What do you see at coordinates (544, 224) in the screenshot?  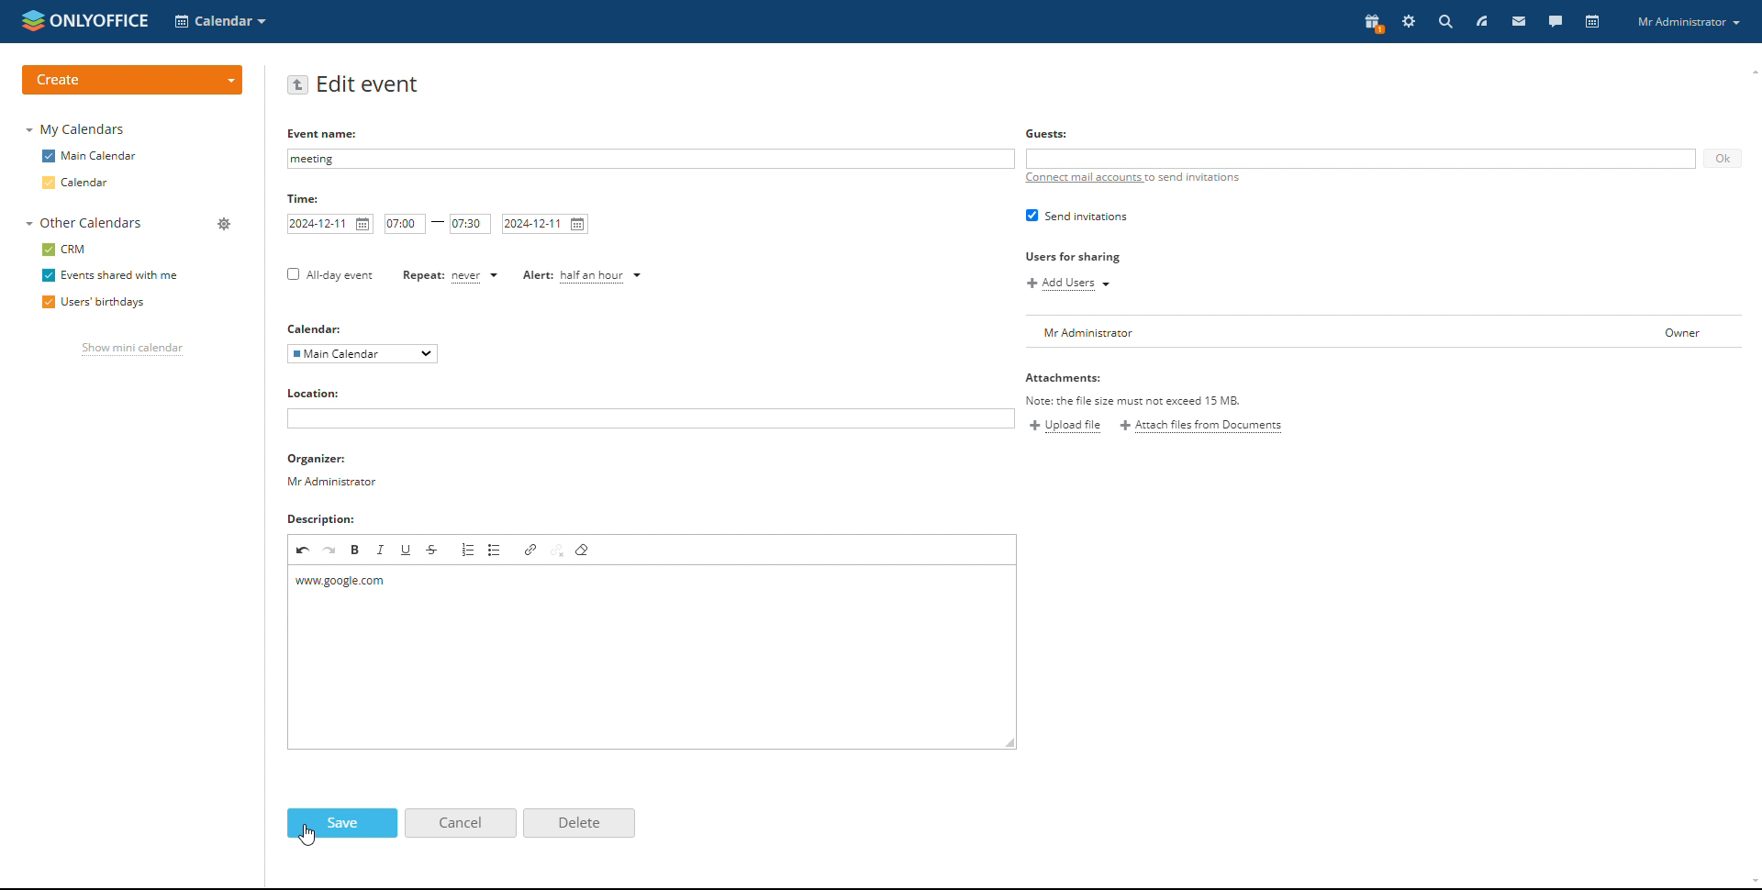 I see `end date` at bounding box center [544, 224].